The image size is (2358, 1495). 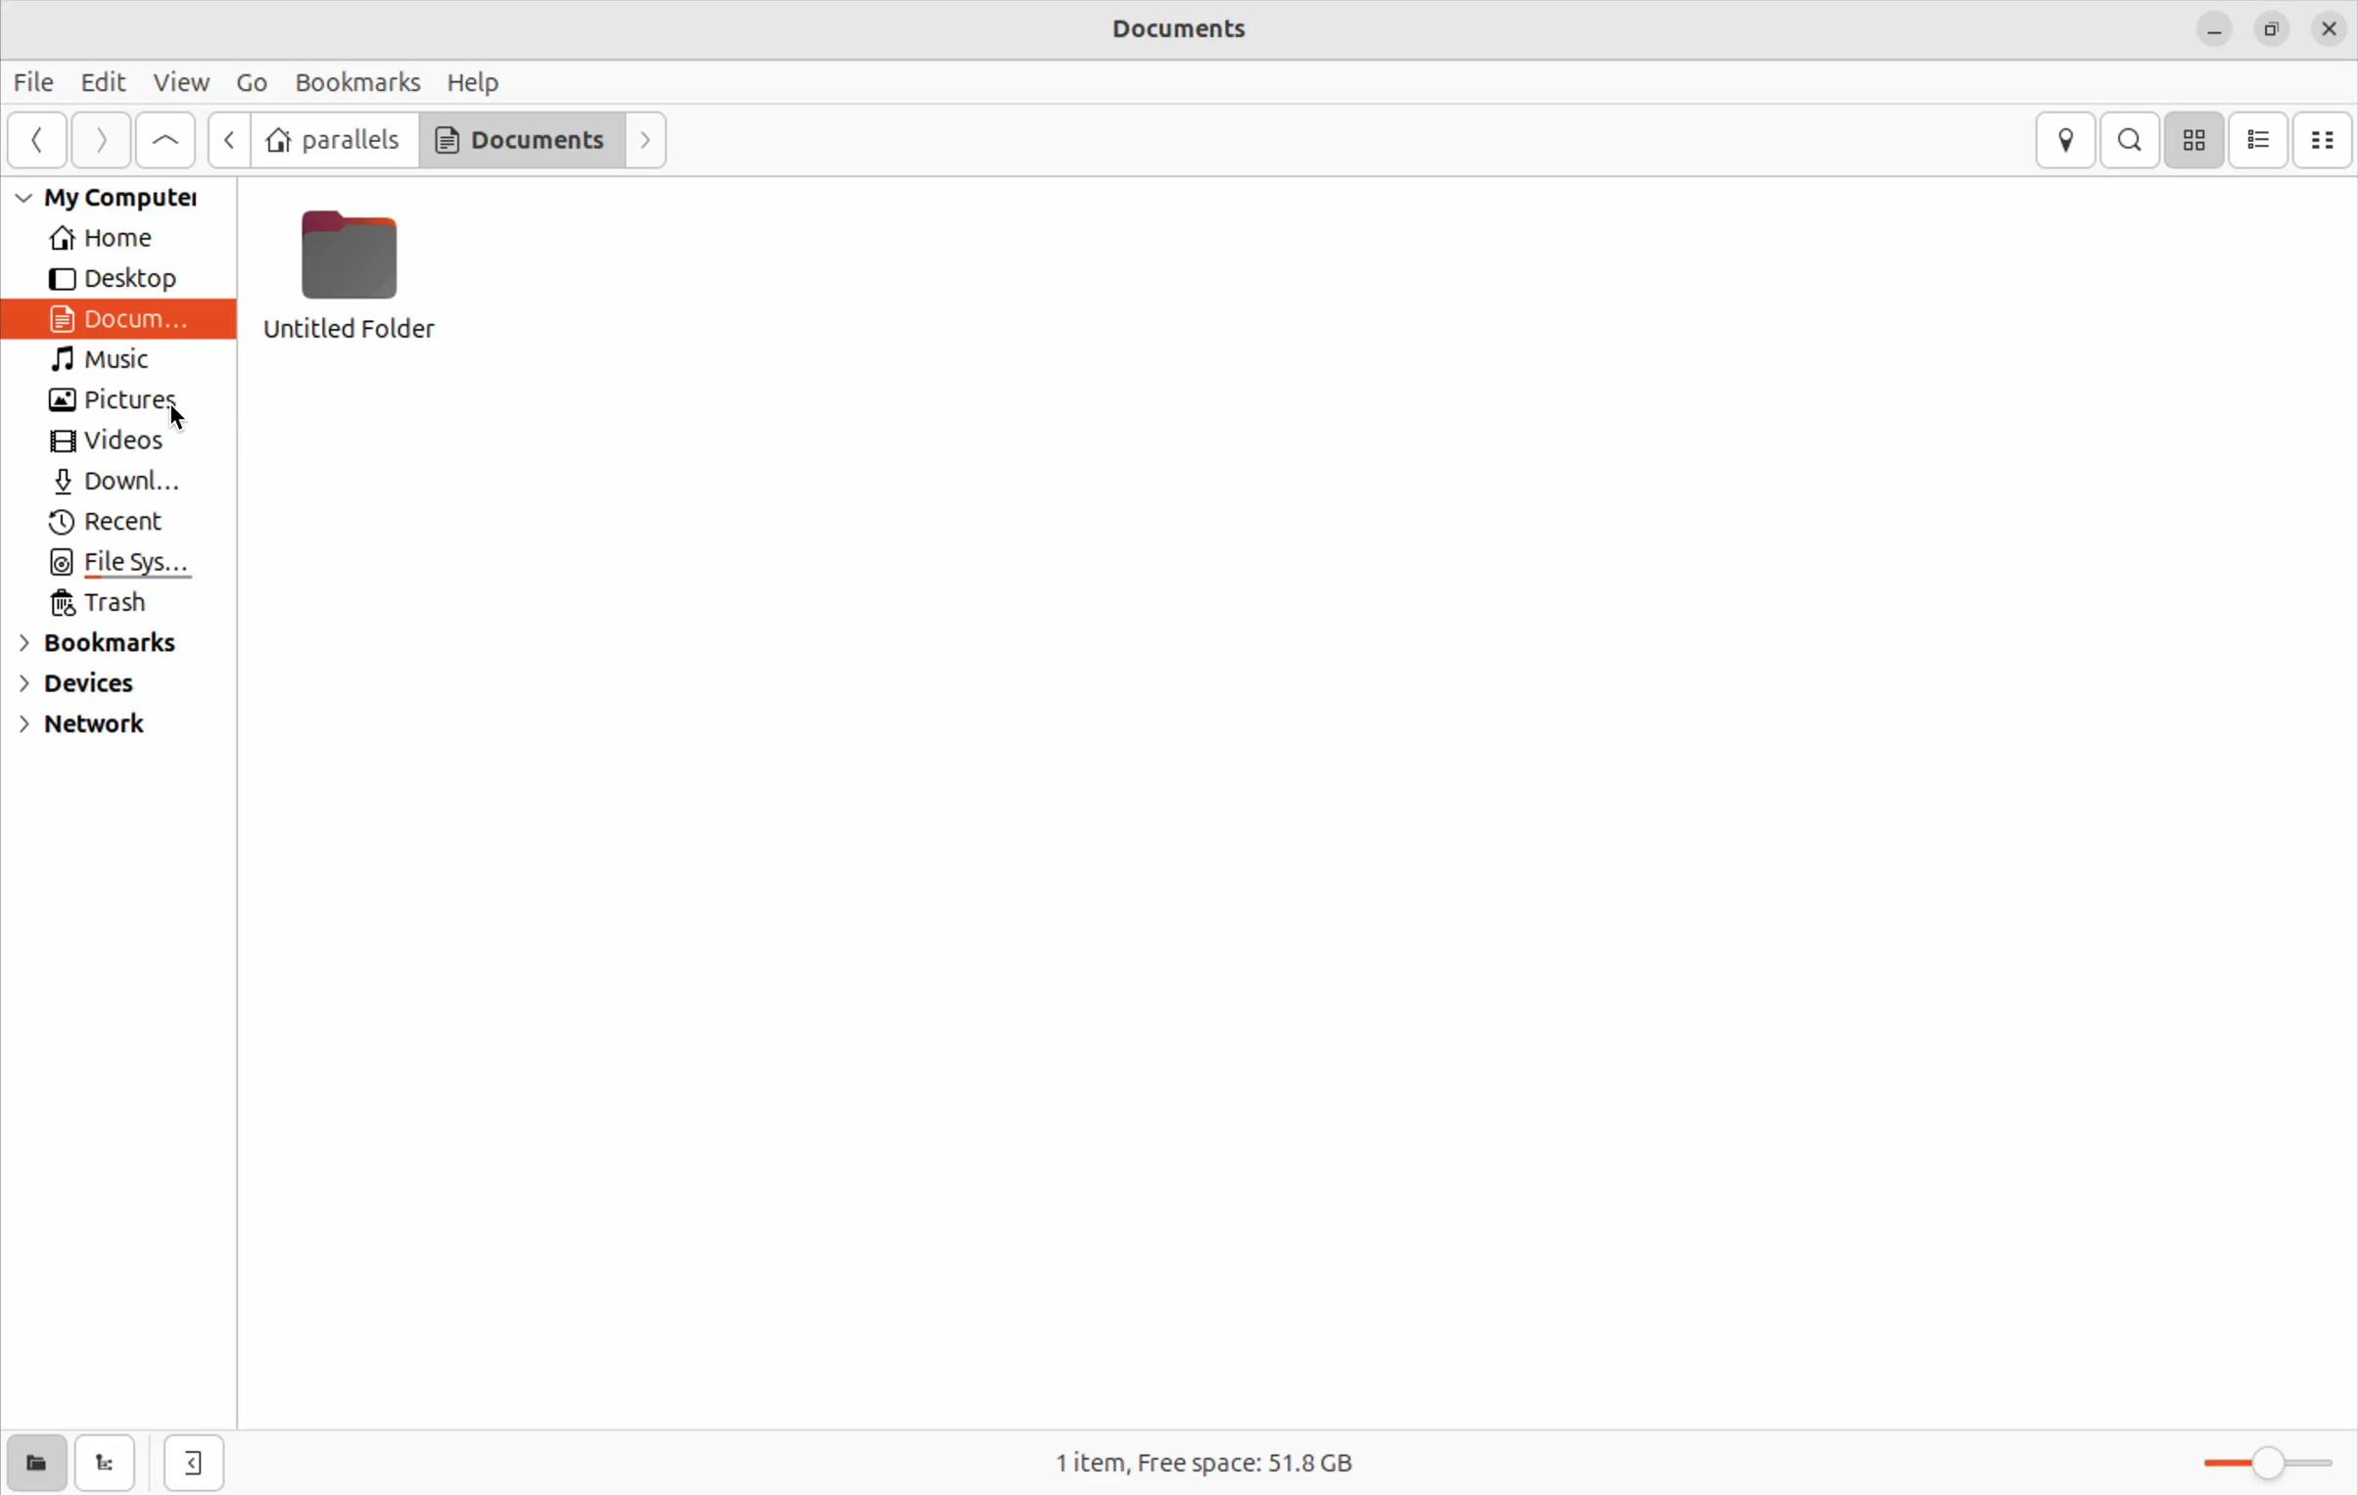 I want to click on Untitled Folder, so click(x=355, y=272).